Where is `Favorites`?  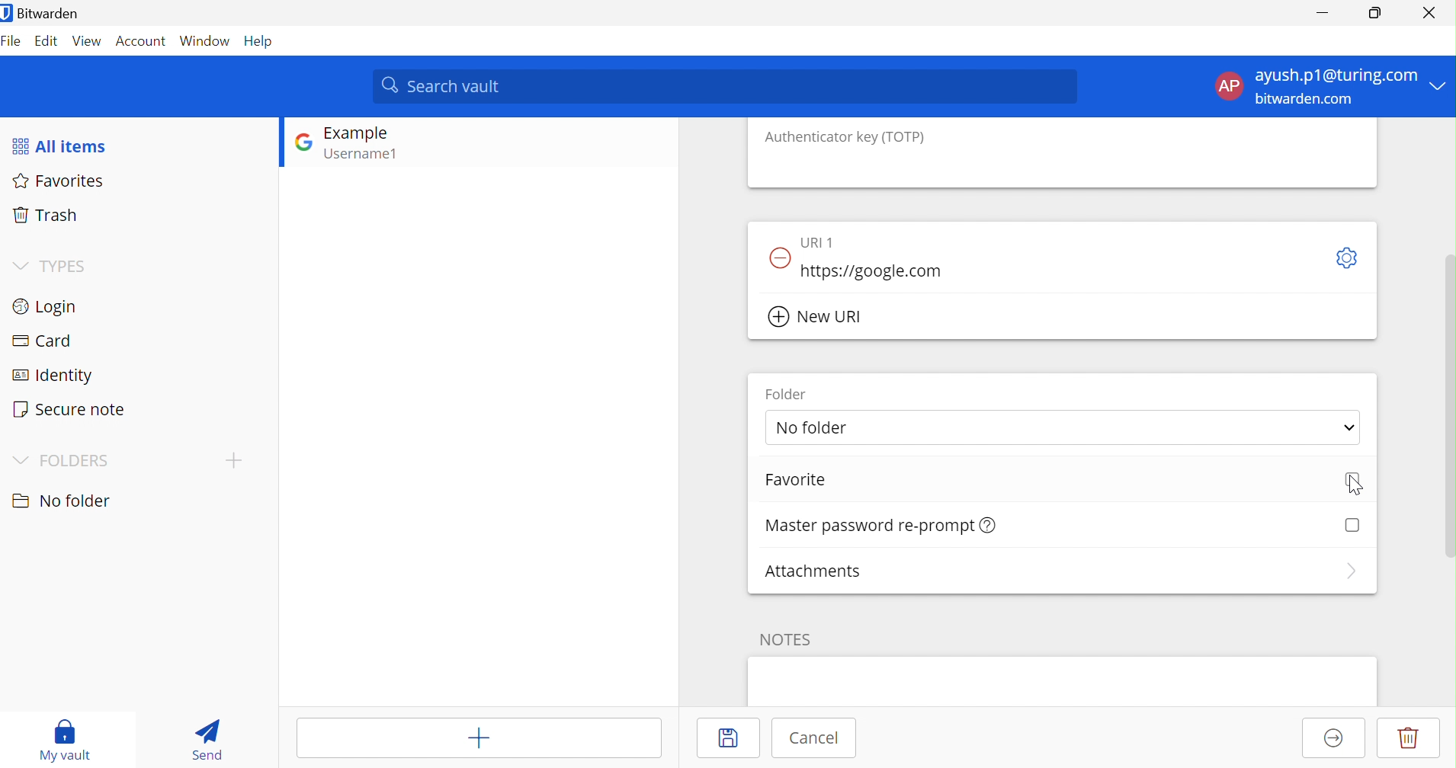 Favorites is located at coordinates (63, 182).